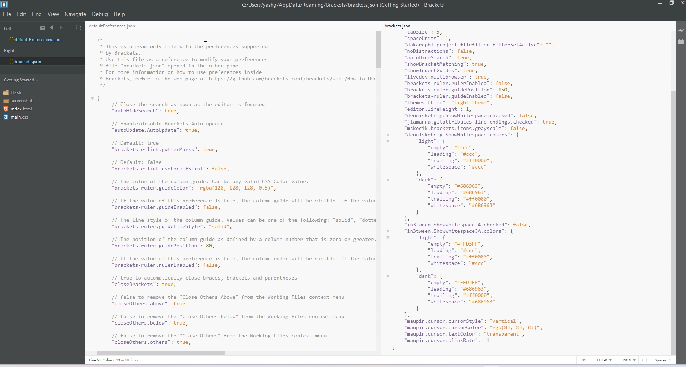 This screenshot has height=367, width=686. I want to click on index.html, so click(20, 109).